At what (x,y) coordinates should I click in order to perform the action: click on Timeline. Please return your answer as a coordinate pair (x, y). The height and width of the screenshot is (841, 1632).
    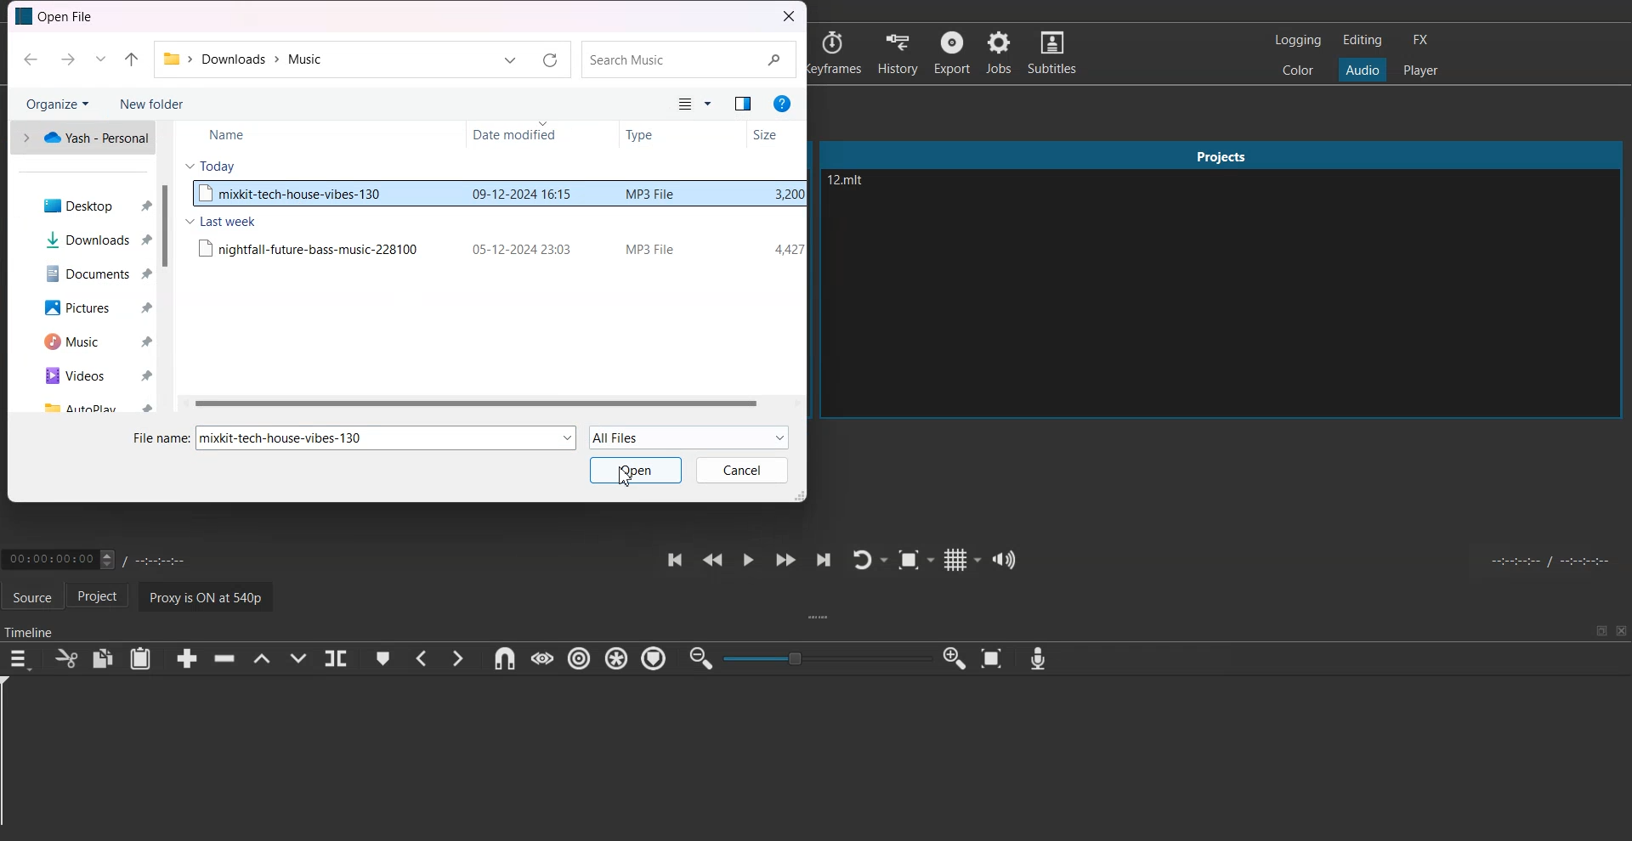
    Looking at the image, I should click on (31, 628).